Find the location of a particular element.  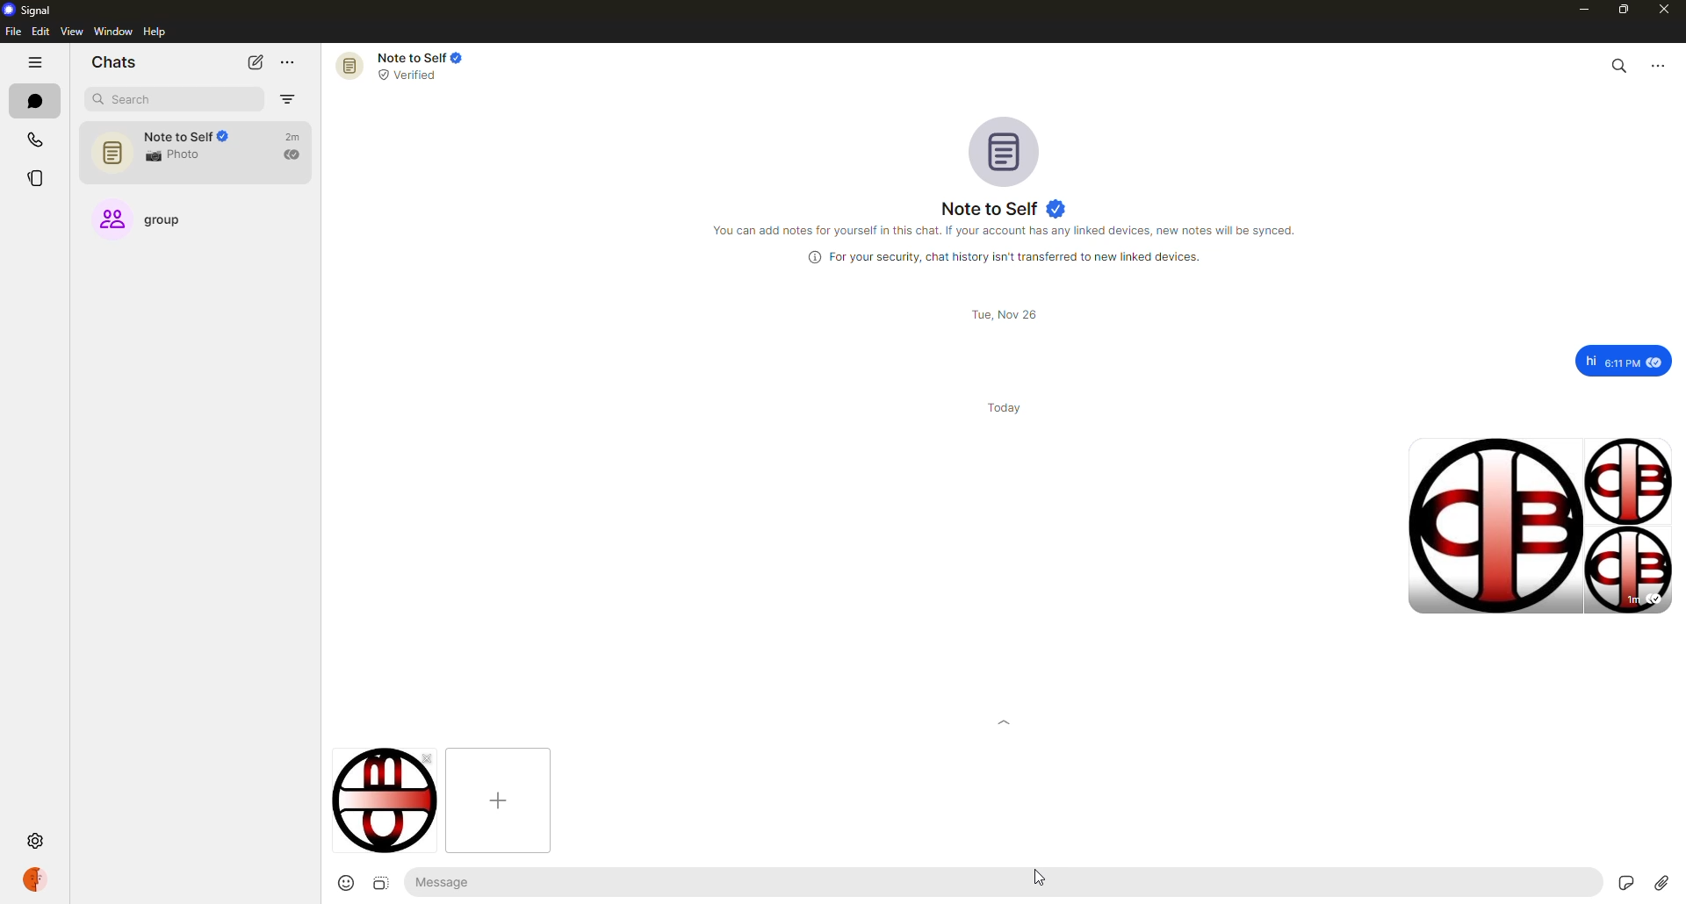

image edited is located at coordinates (386, 800).